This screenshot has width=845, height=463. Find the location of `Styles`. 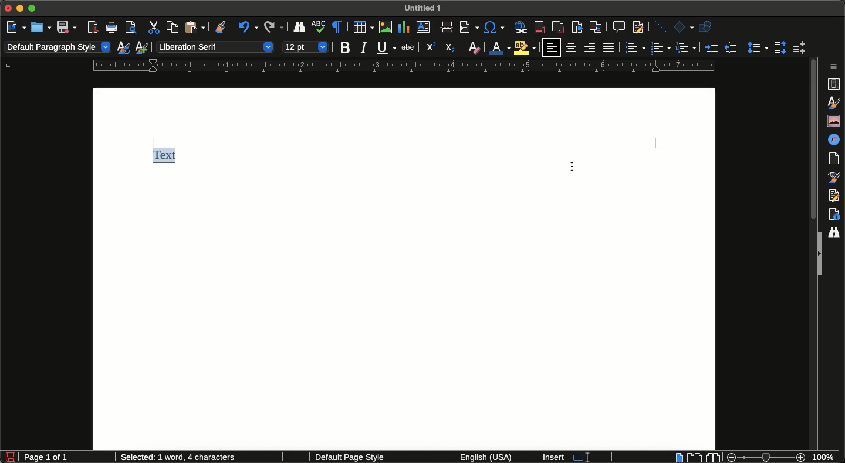

Styles is located at coordinates (835, 103).